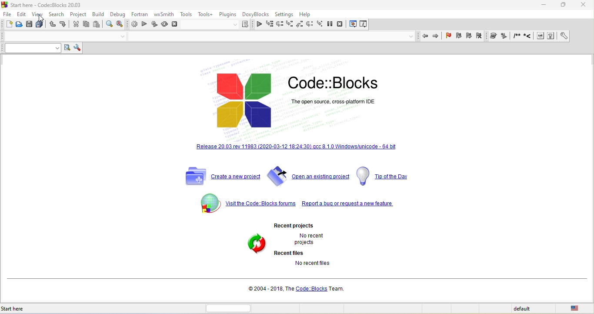 The height and width of the screenshot is (314, 594). What do you see at coordinates (132, 25) in the screenshot?
I see `build` at bounding box center [132, 25].